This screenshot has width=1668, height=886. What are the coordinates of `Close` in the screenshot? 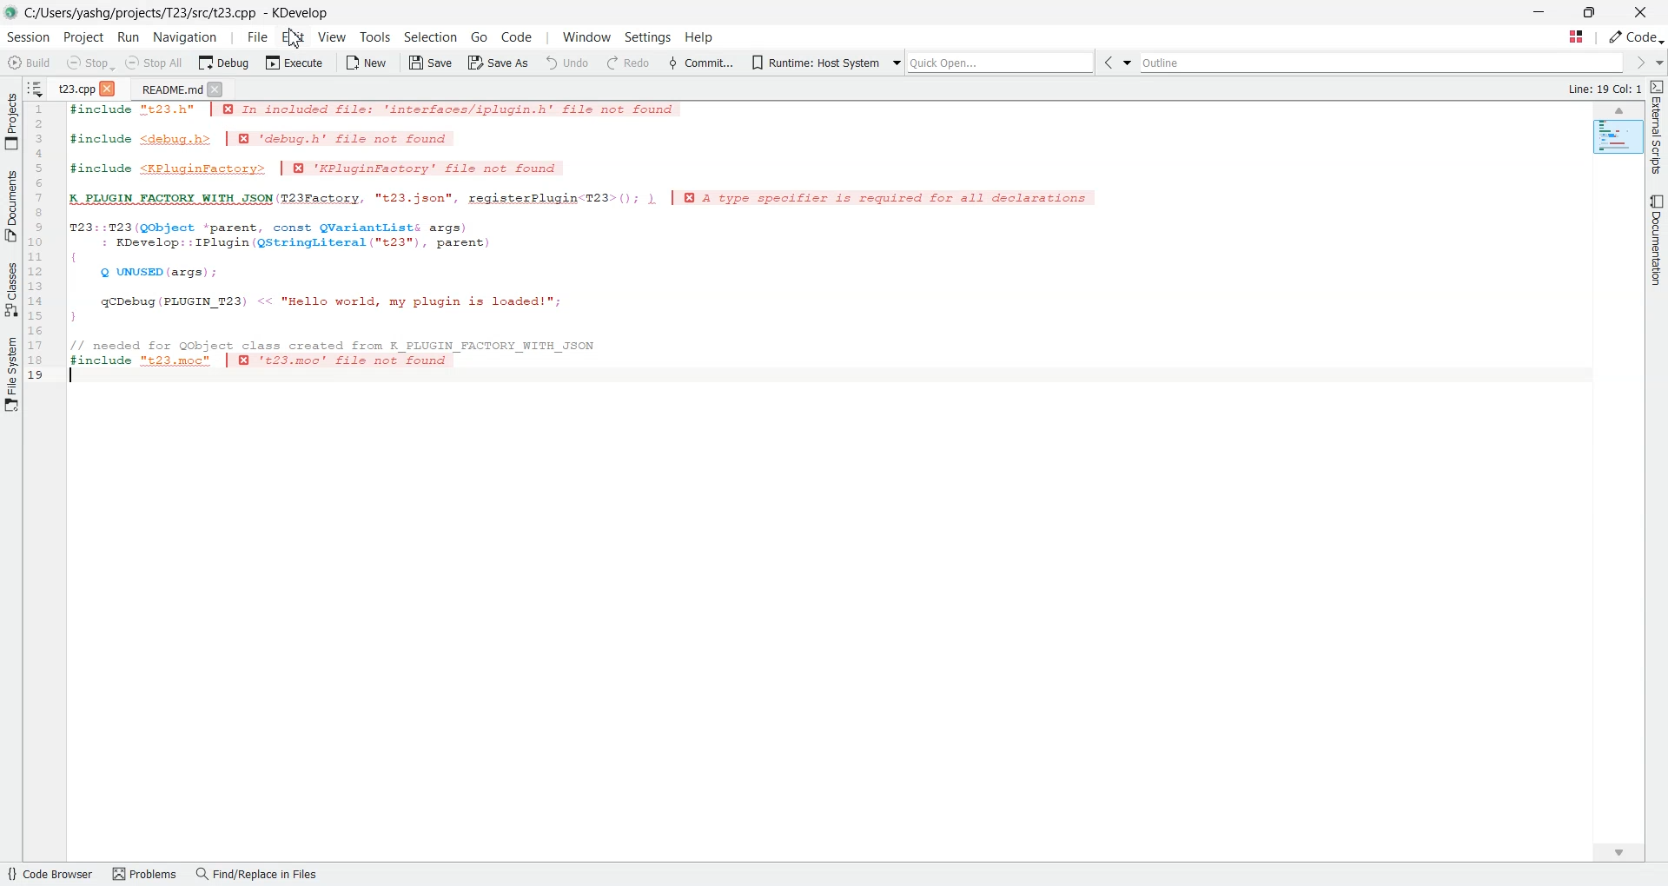 It's located at (216, 89).